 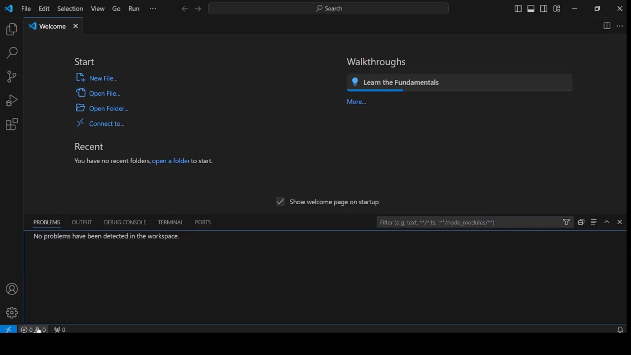 What do you see at coordinates (152, 9) in the screenshot?
I see `more options` at bounding box center [152, 9].